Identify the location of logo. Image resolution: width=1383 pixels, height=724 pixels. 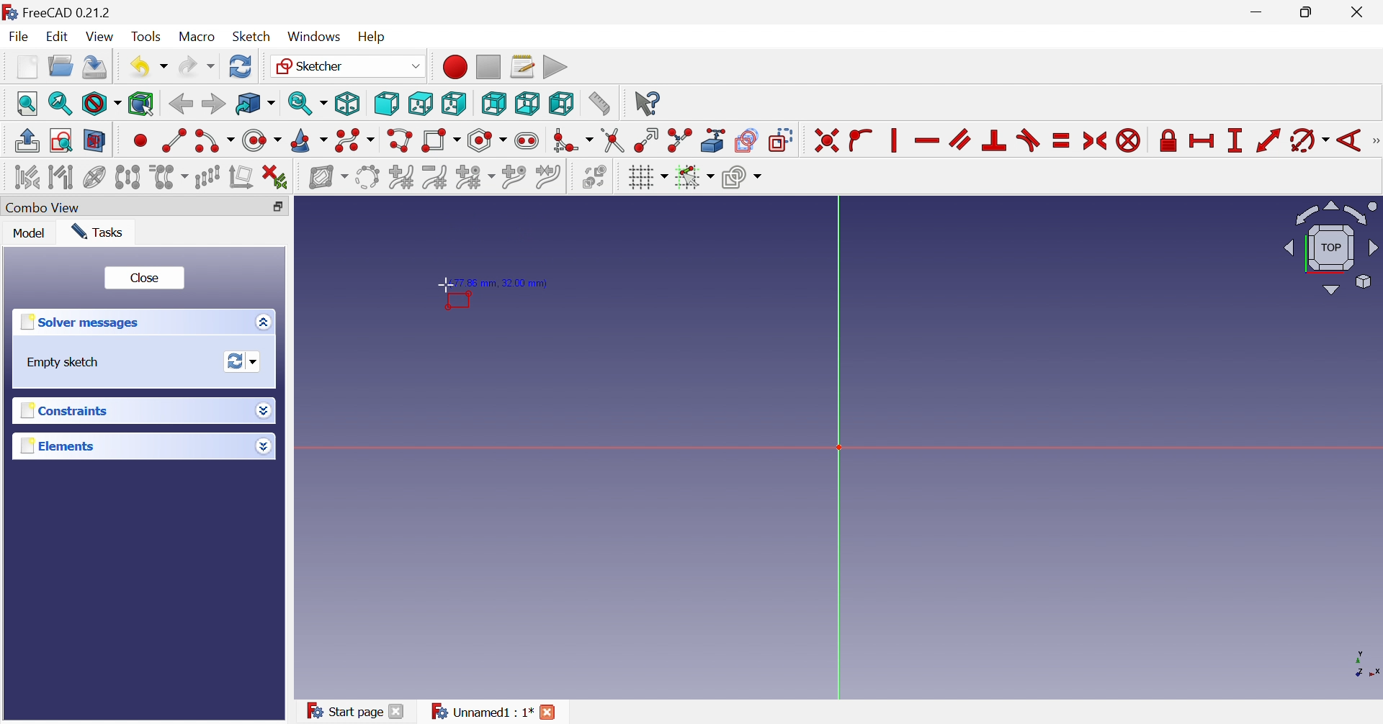
(9, 11).